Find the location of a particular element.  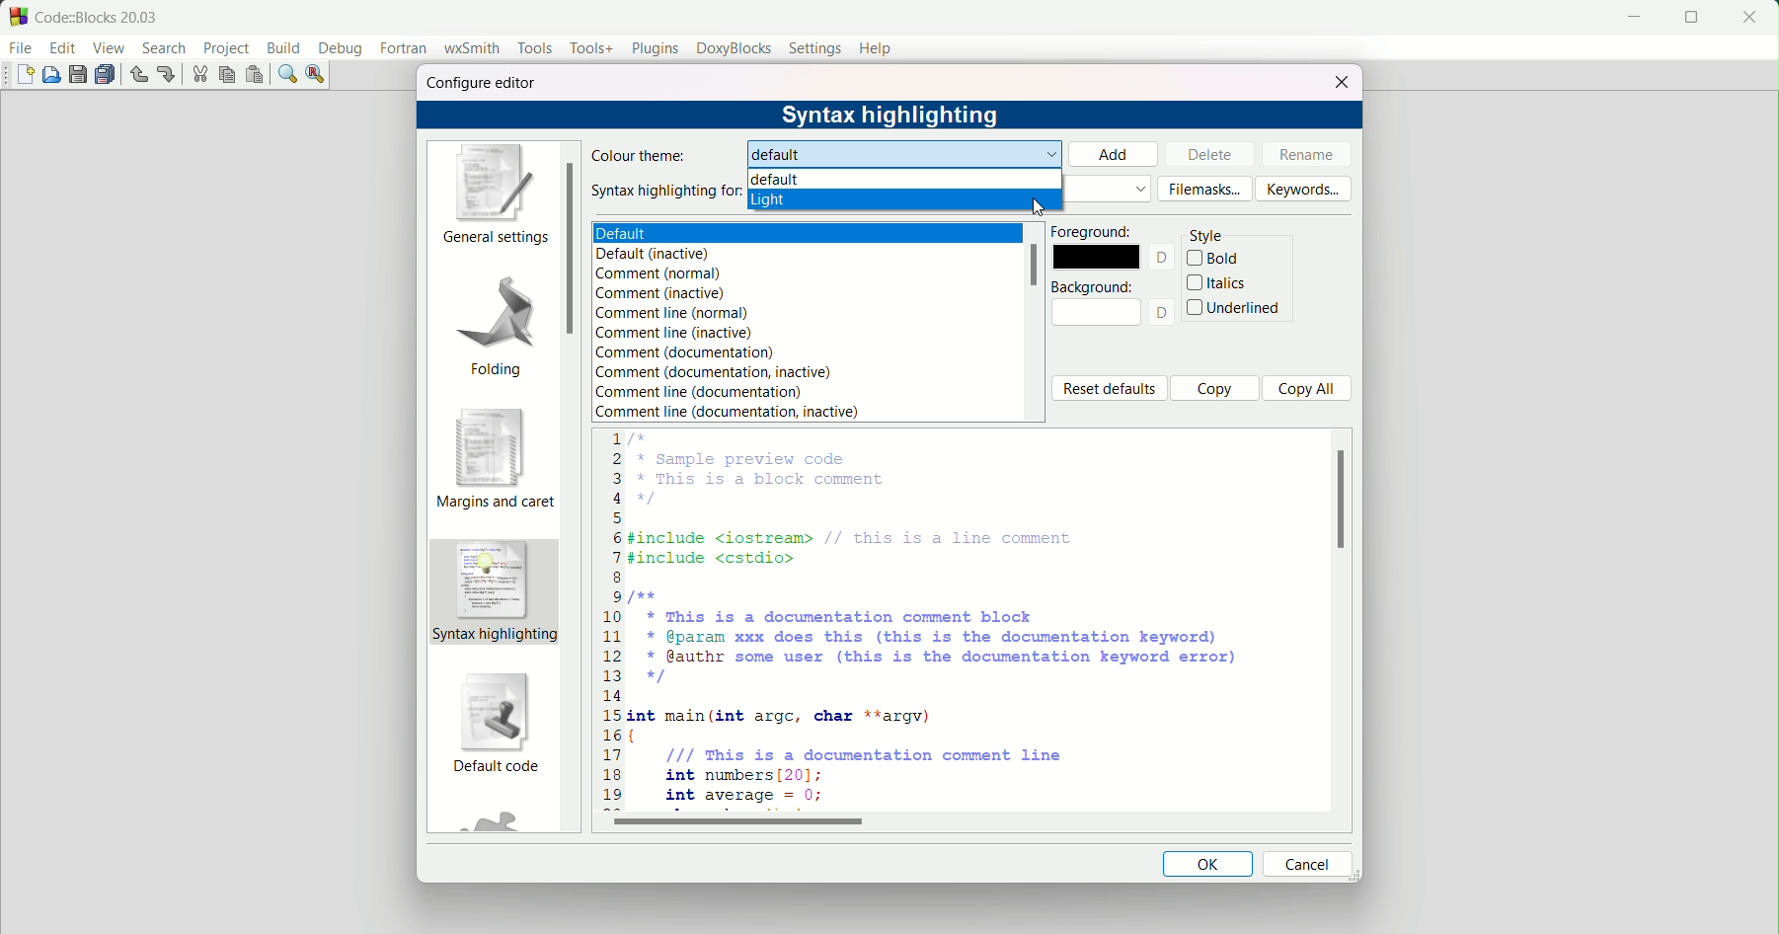

redo is located at coordinates (166, 73).